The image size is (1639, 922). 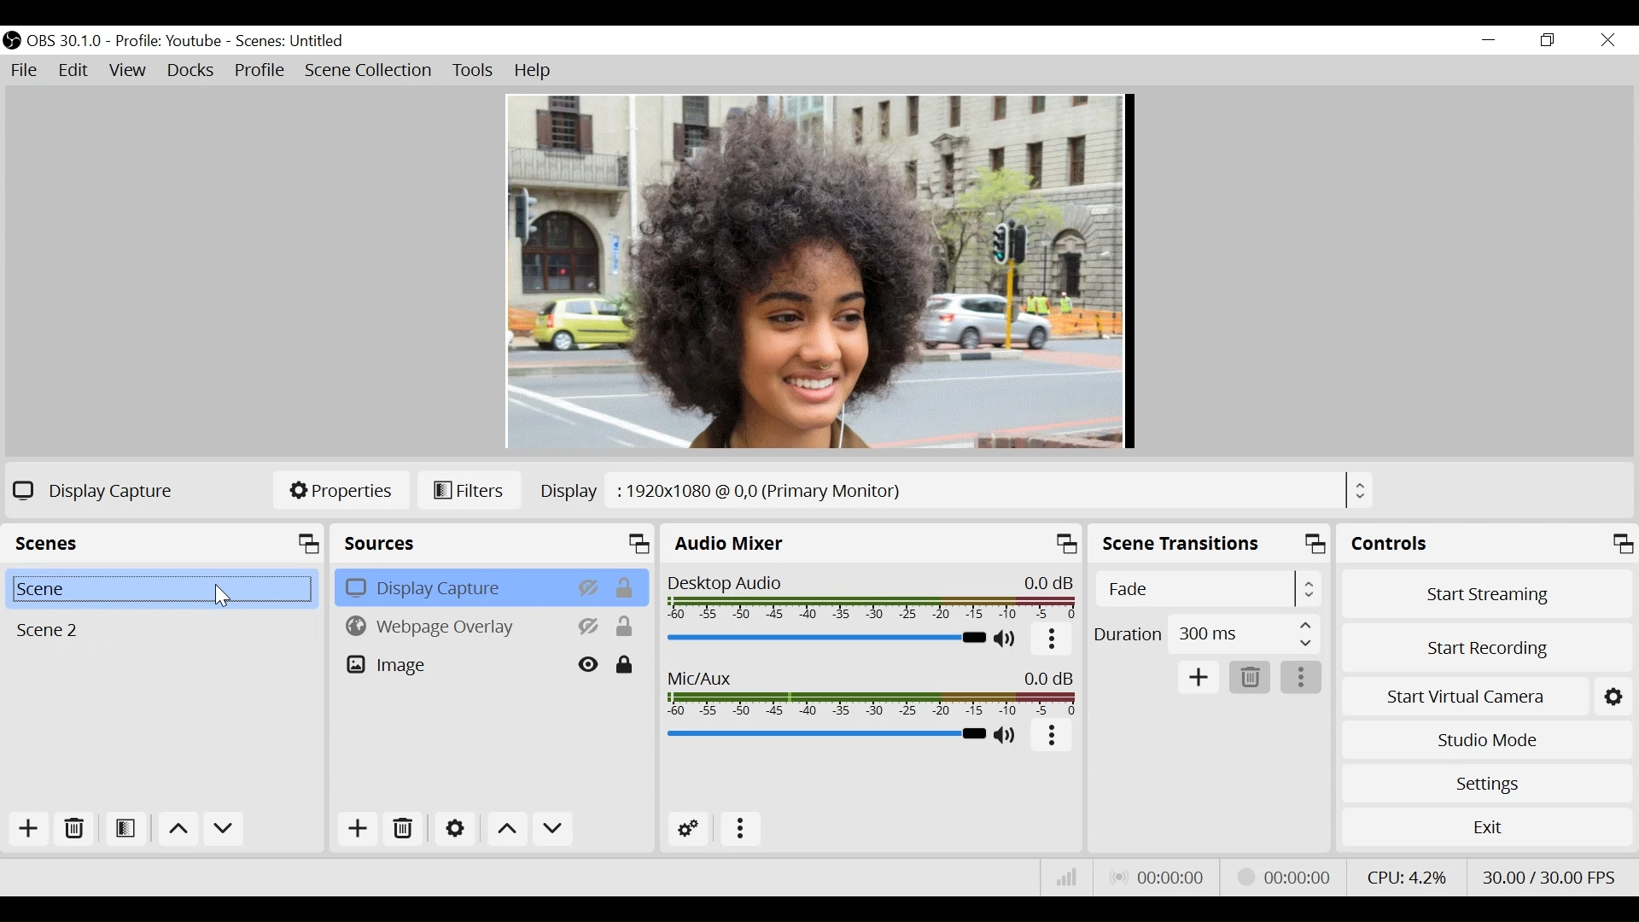 I want to click on Display Capture, so click(x=98, y=490).